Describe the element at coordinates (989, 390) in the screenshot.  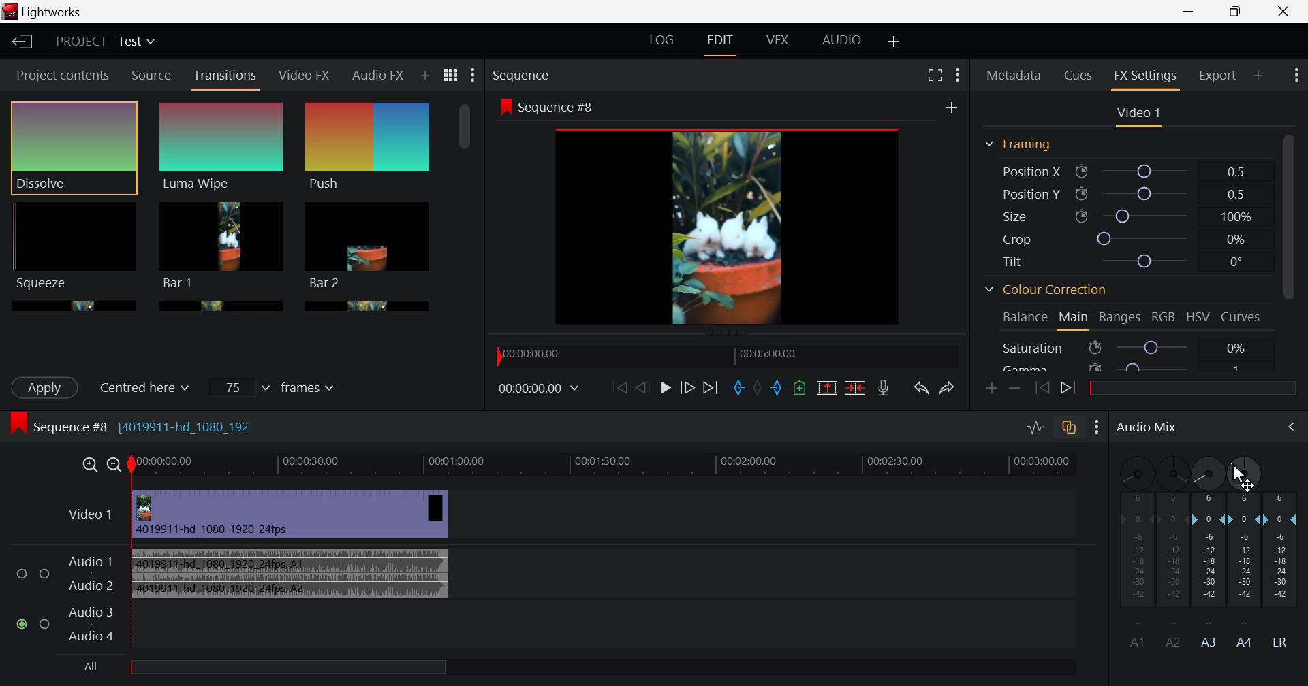
I see `Add keyframe` at that location.